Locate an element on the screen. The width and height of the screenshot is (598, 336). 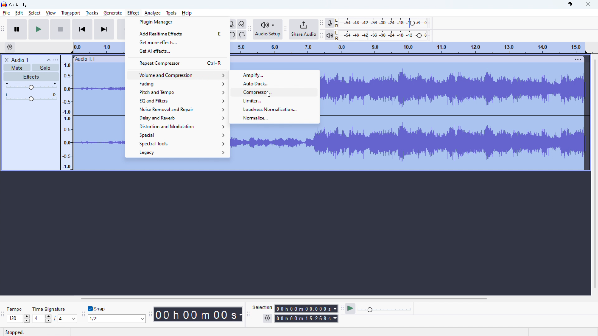
play is located at coordinates (39, 29).